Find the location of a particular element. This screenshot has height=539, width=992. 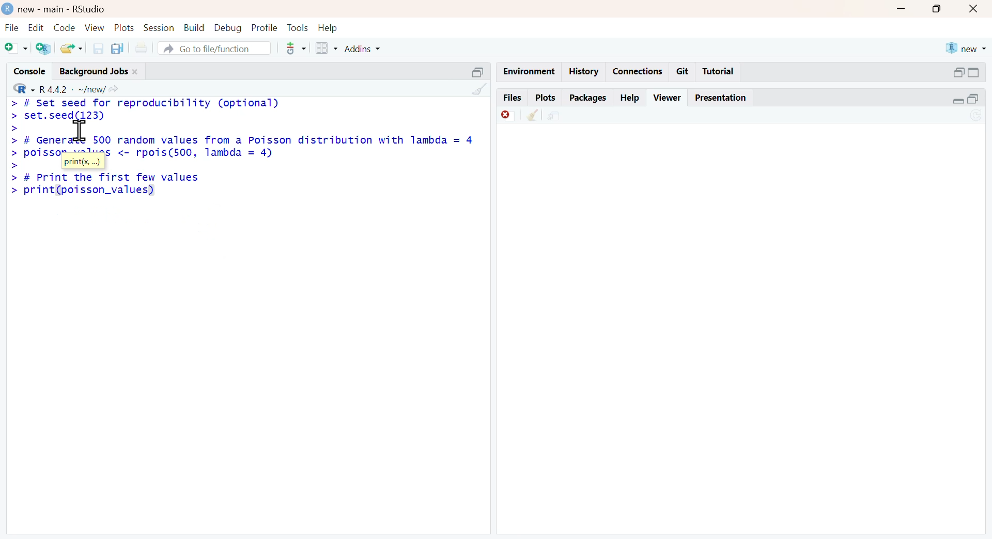

close is located at coordinates (974, 9).